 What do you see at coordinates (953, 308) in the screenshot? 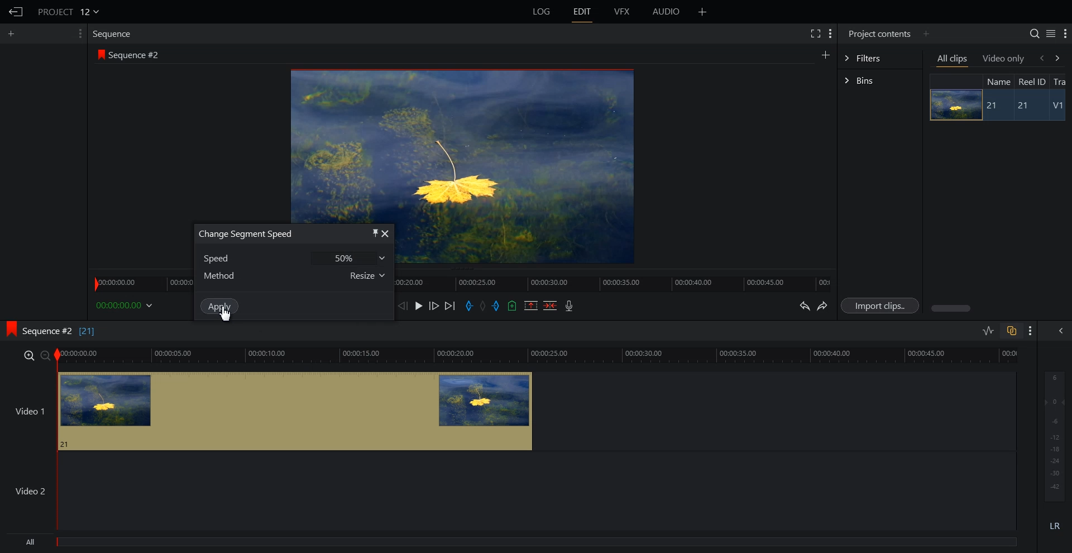
I see `Horizontal scroll bar` at bounding box center [953, 308].